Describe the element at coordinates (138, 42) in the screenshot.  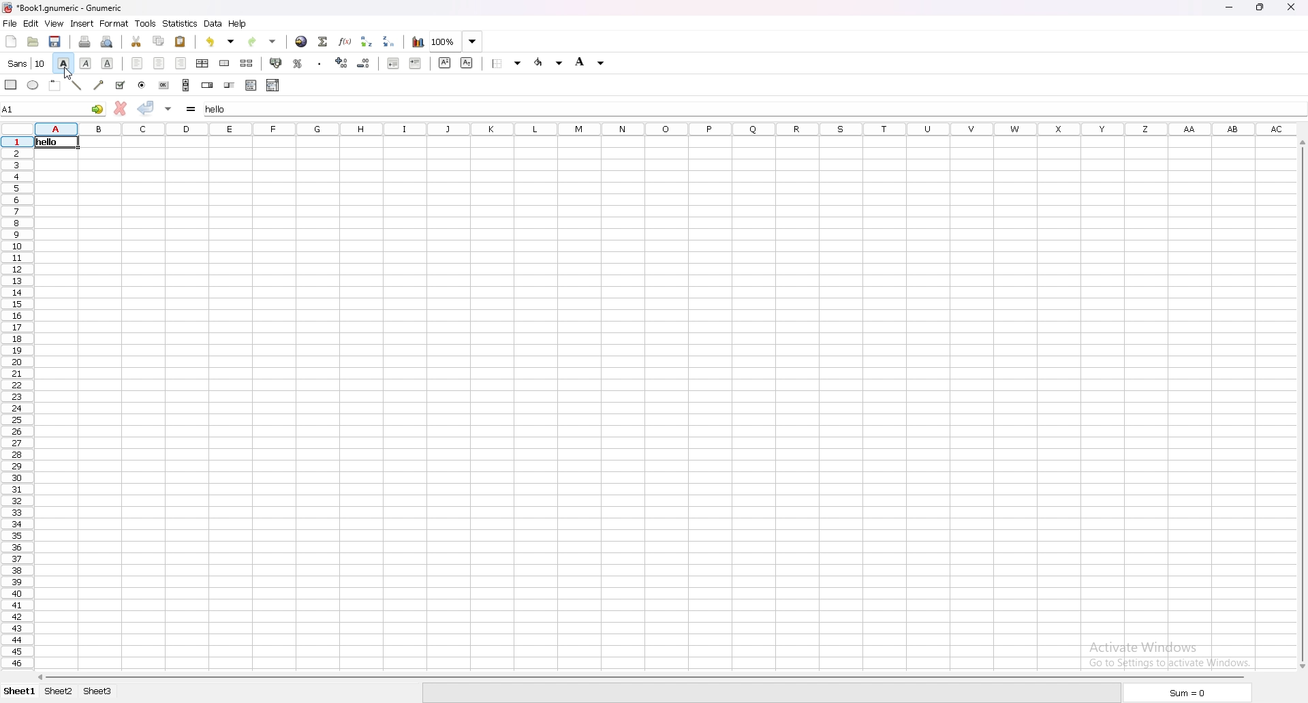
I see `cut` at that location.